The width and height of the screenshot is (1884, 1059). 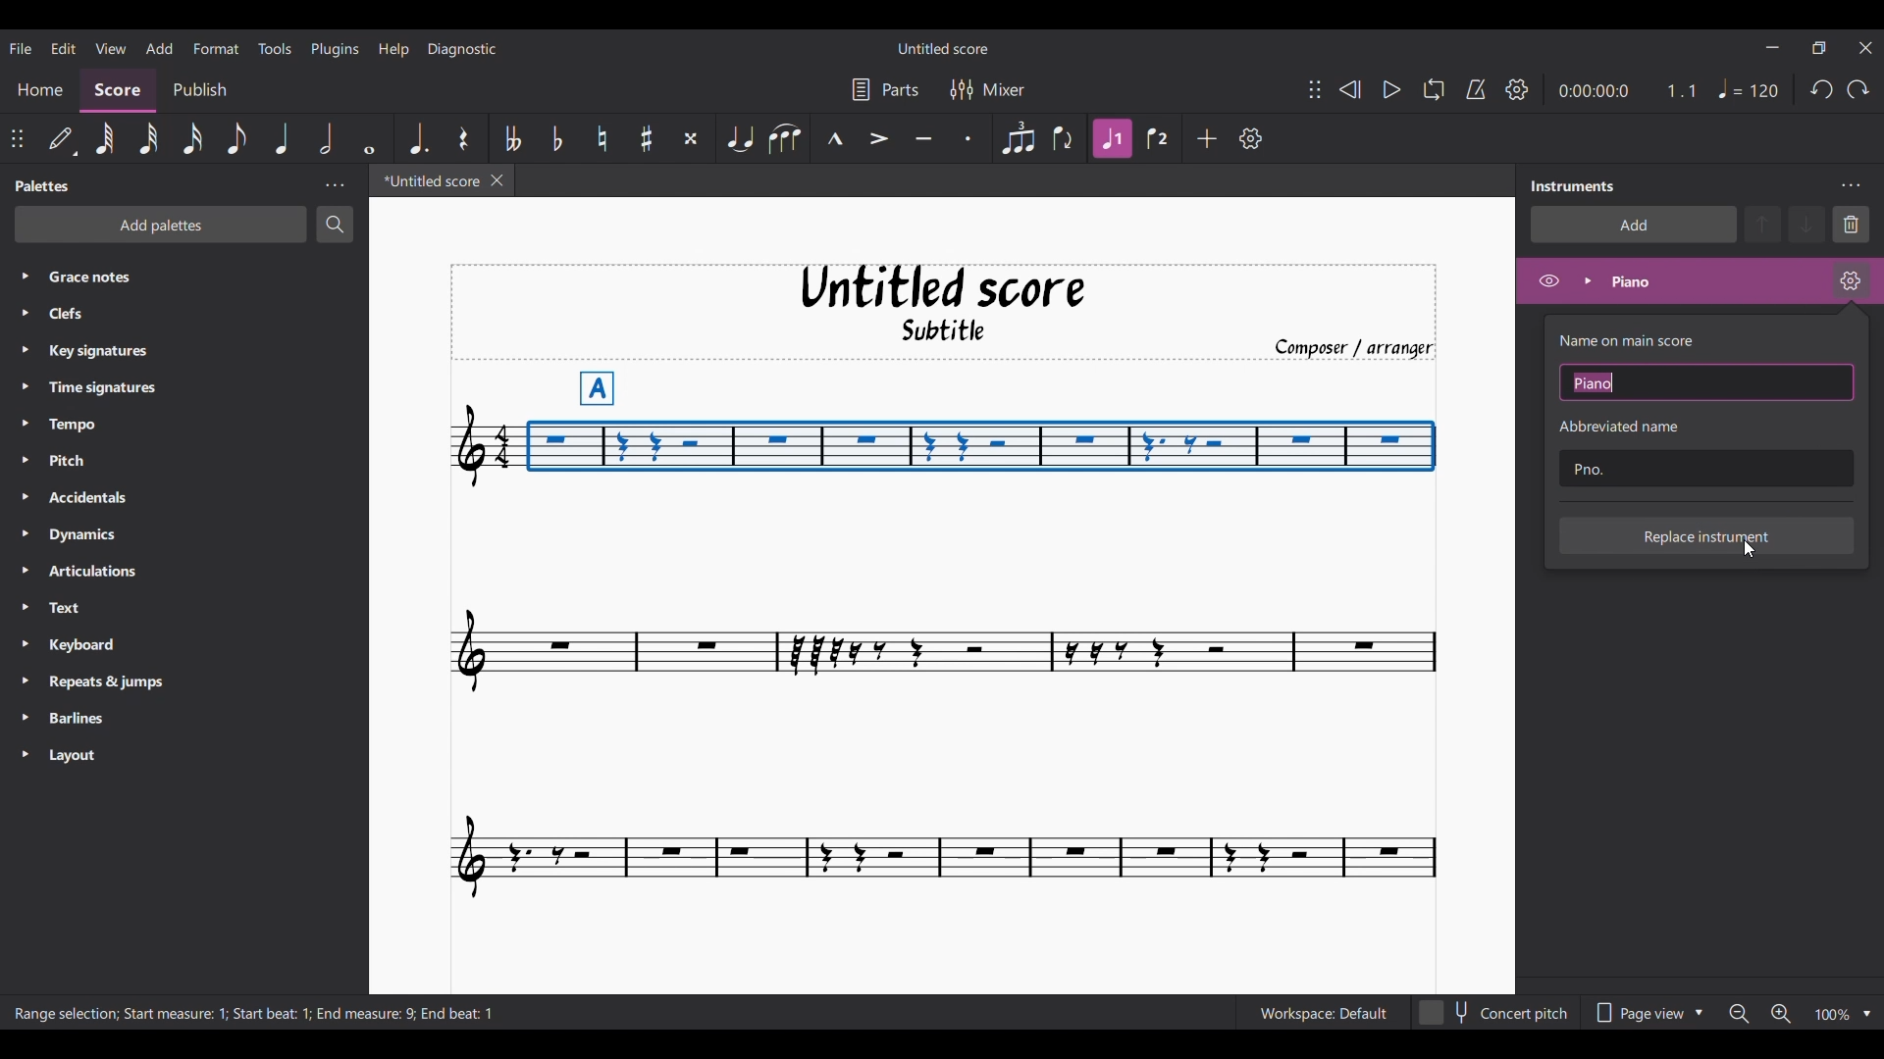 What do you see at coordinates (1323, 1012) in the screenshot?
I see `Current workspace settings` at bounding box center [1323, 1012].